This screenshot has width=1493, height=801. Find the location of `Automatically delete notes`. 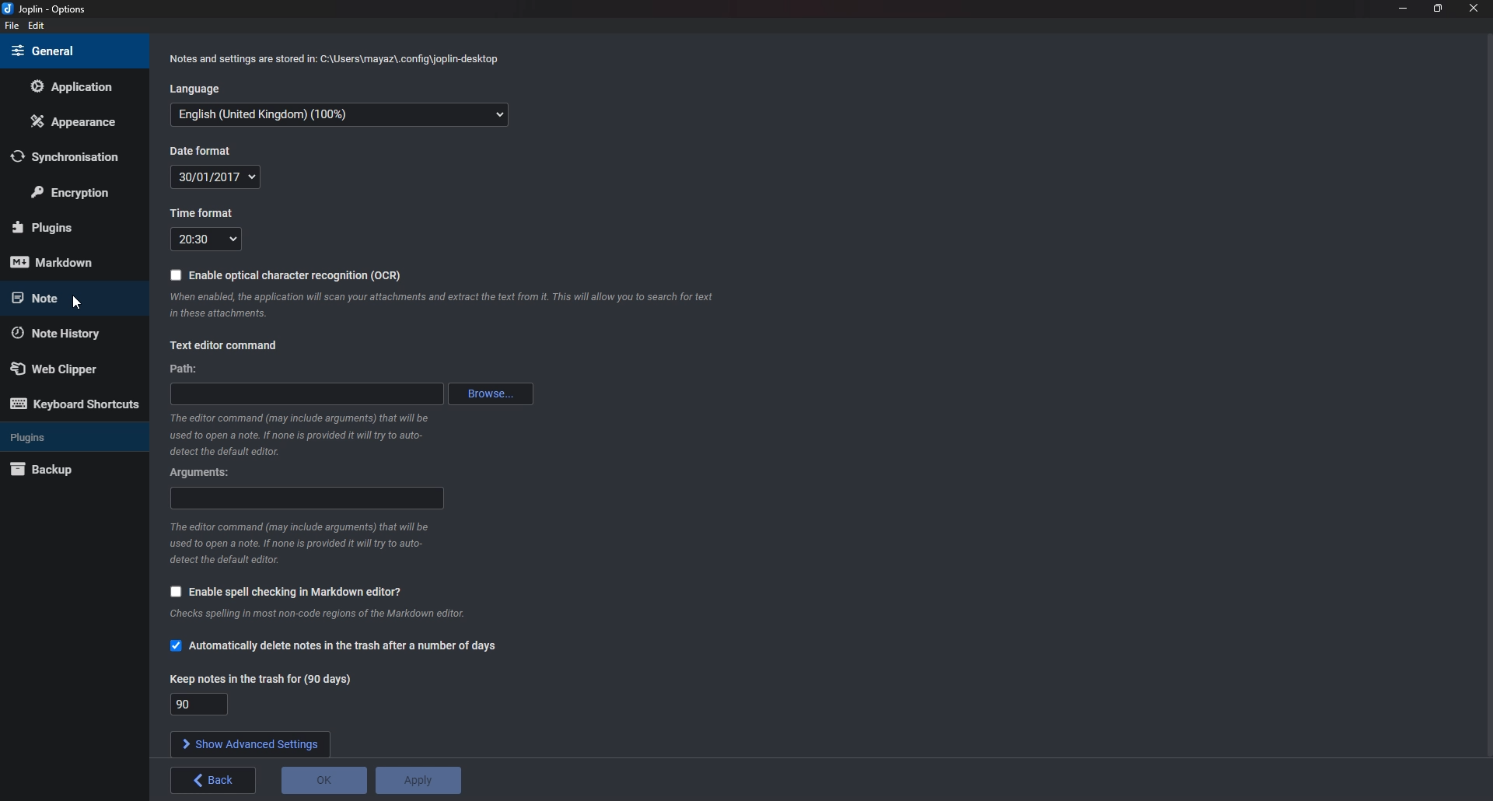

Automatically delete notes is located at coordinates (340, 646).